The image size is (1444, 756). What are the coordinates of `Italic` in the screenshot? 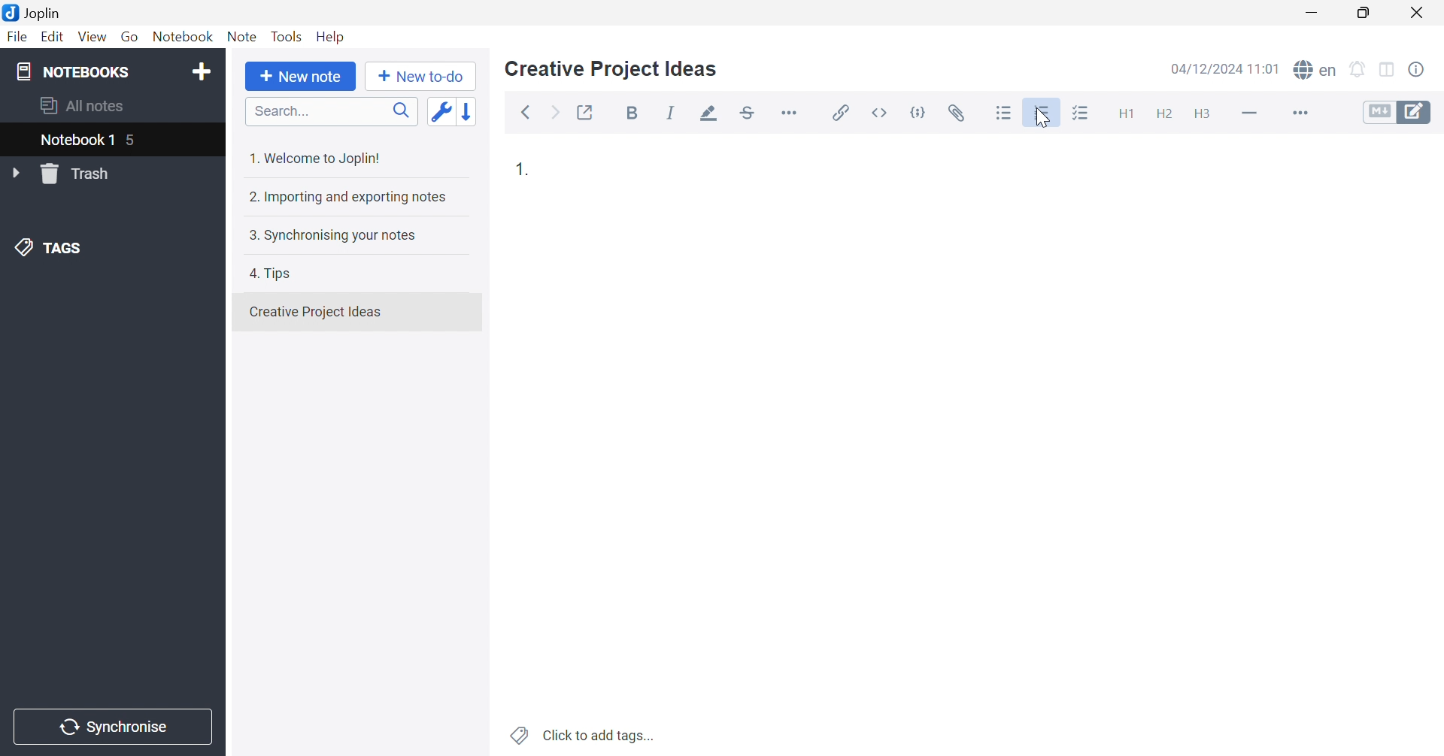 It's located at (673, 114).